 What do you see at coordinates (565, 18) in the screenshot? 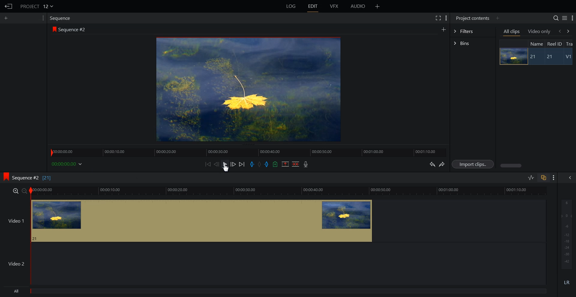
I see `Toggle between list and tile view` at bounding box center [565, 18].